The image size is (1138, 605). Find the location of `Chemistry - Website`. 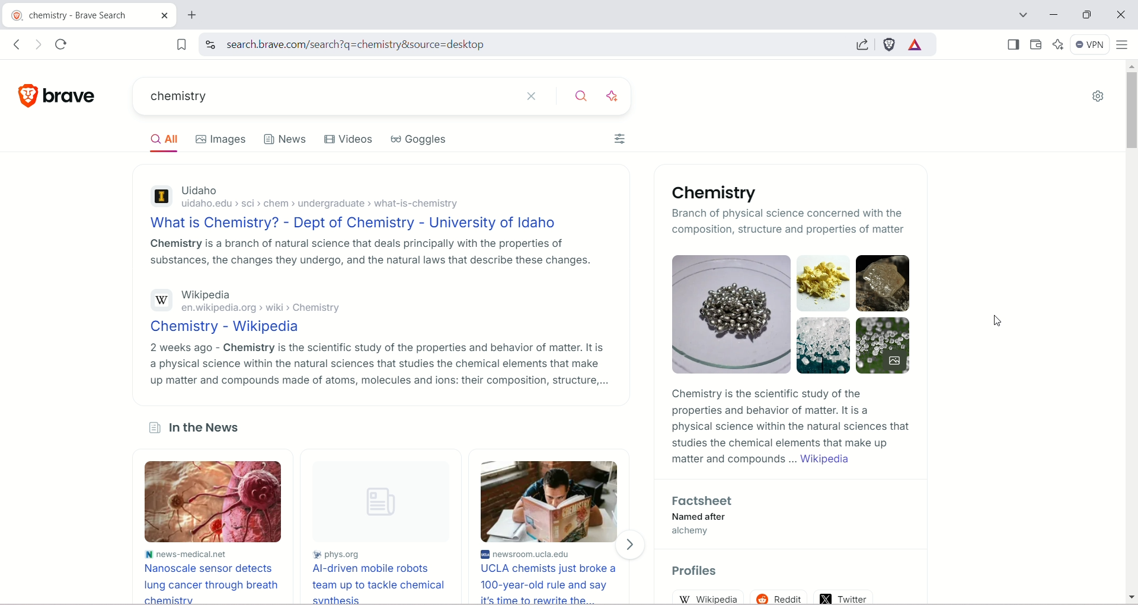

Chemistry - Website is located at coordinates (222, 326).